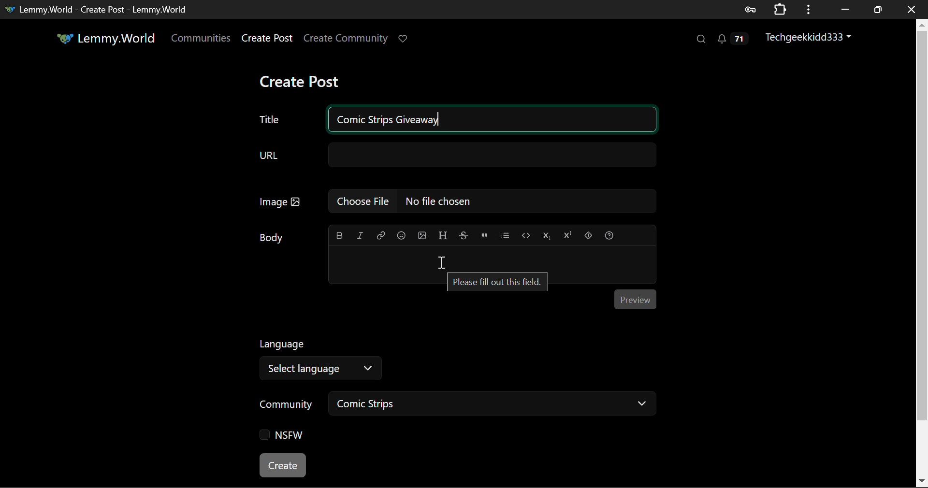 The height and width of the screenshot is (488, 928). Describe the element at coordinates (272, 236) in the screenshot. I see `Body` at that location.